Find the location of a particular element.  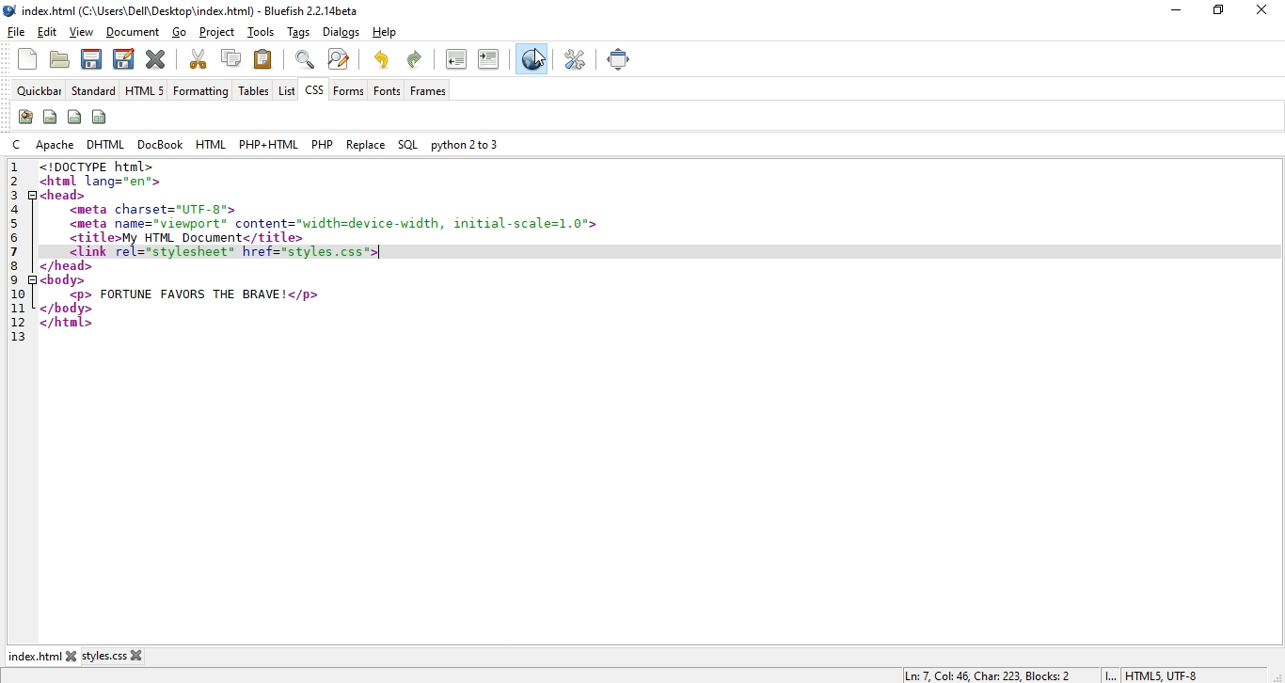

html 5 is located at coordinates (145, 91).